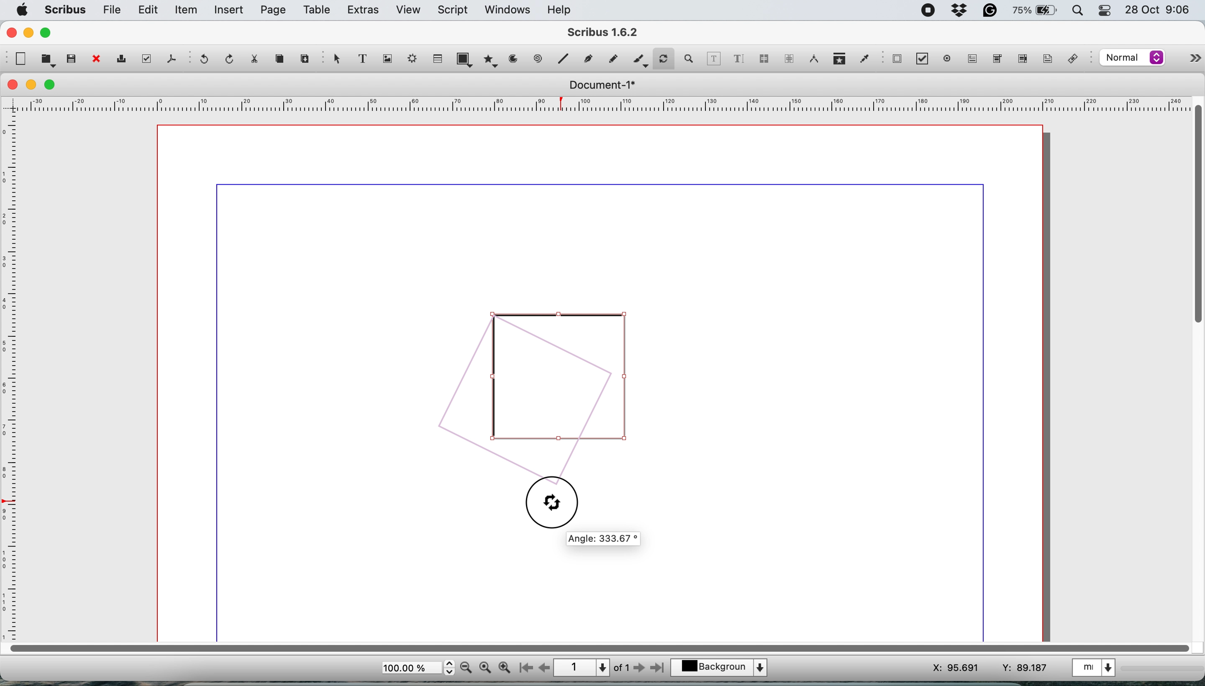 This screenshot has width=1205, height=686. What do you see at coordinates (1033, 11) in the screenshot?
I see `battery` at bounding box center [1033, 11].